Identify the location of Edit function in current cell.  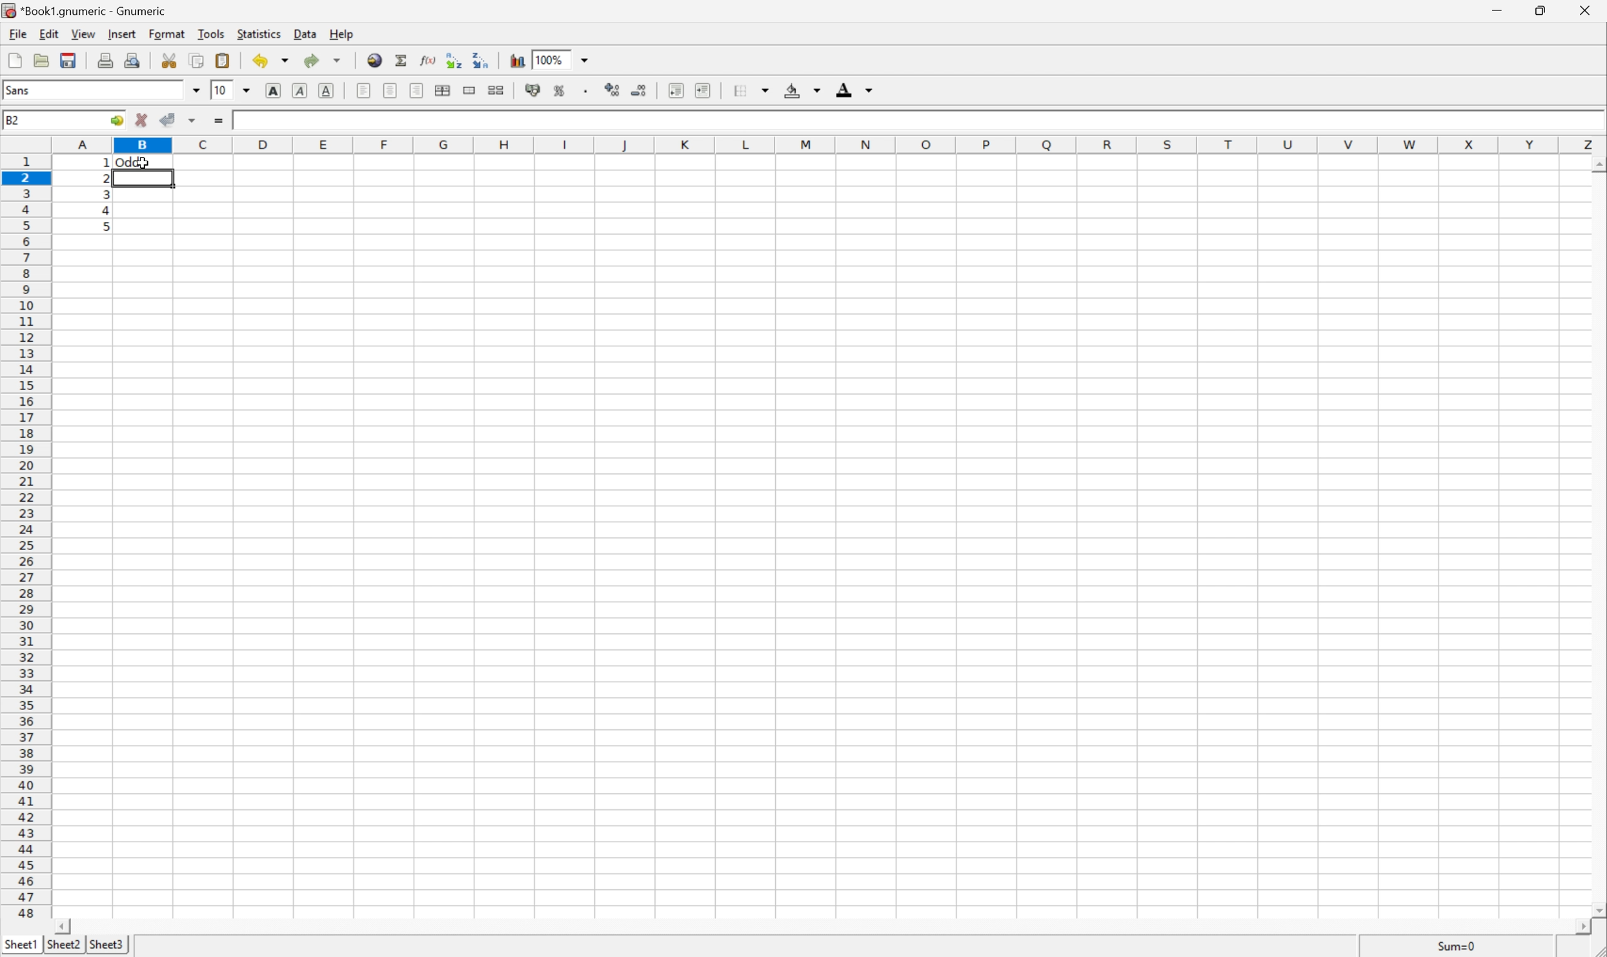
(427, 61).